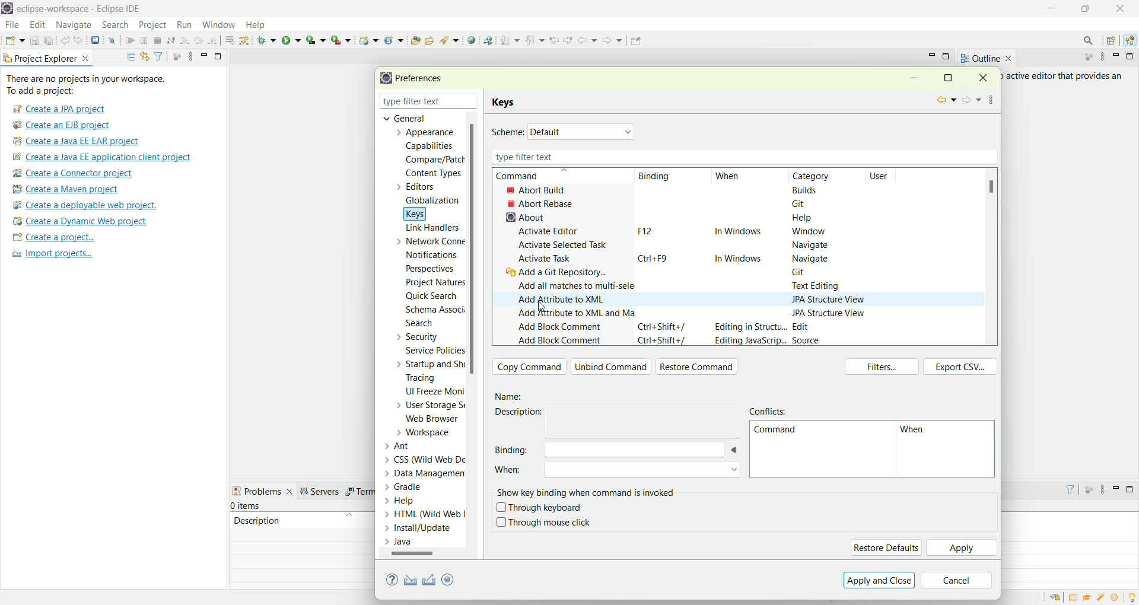 This screenshot has height=605, width=1139. I want to click on problems, so click(263, 490).